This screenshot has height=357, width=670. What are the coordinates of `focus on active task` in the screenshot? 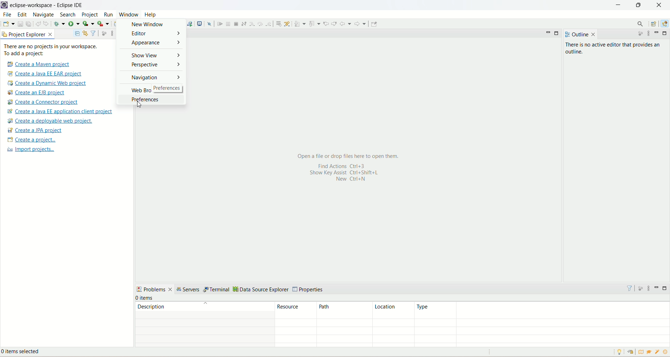 It's located at (638, 34).